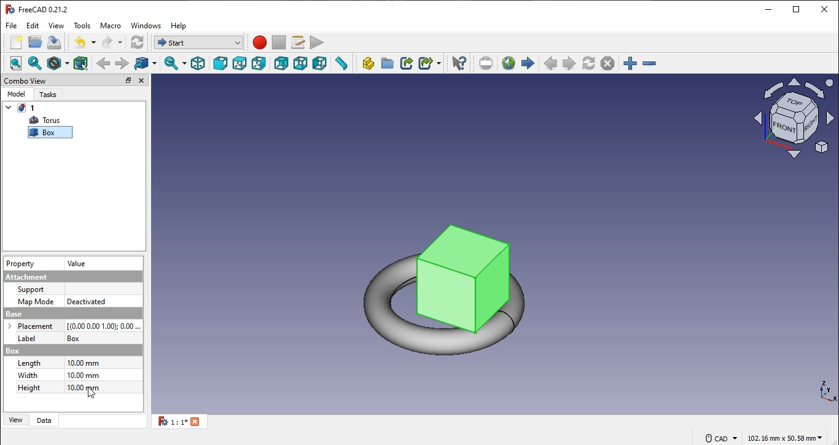 The image size is (839, 445). I want to click on combo view, so click(26, 81).